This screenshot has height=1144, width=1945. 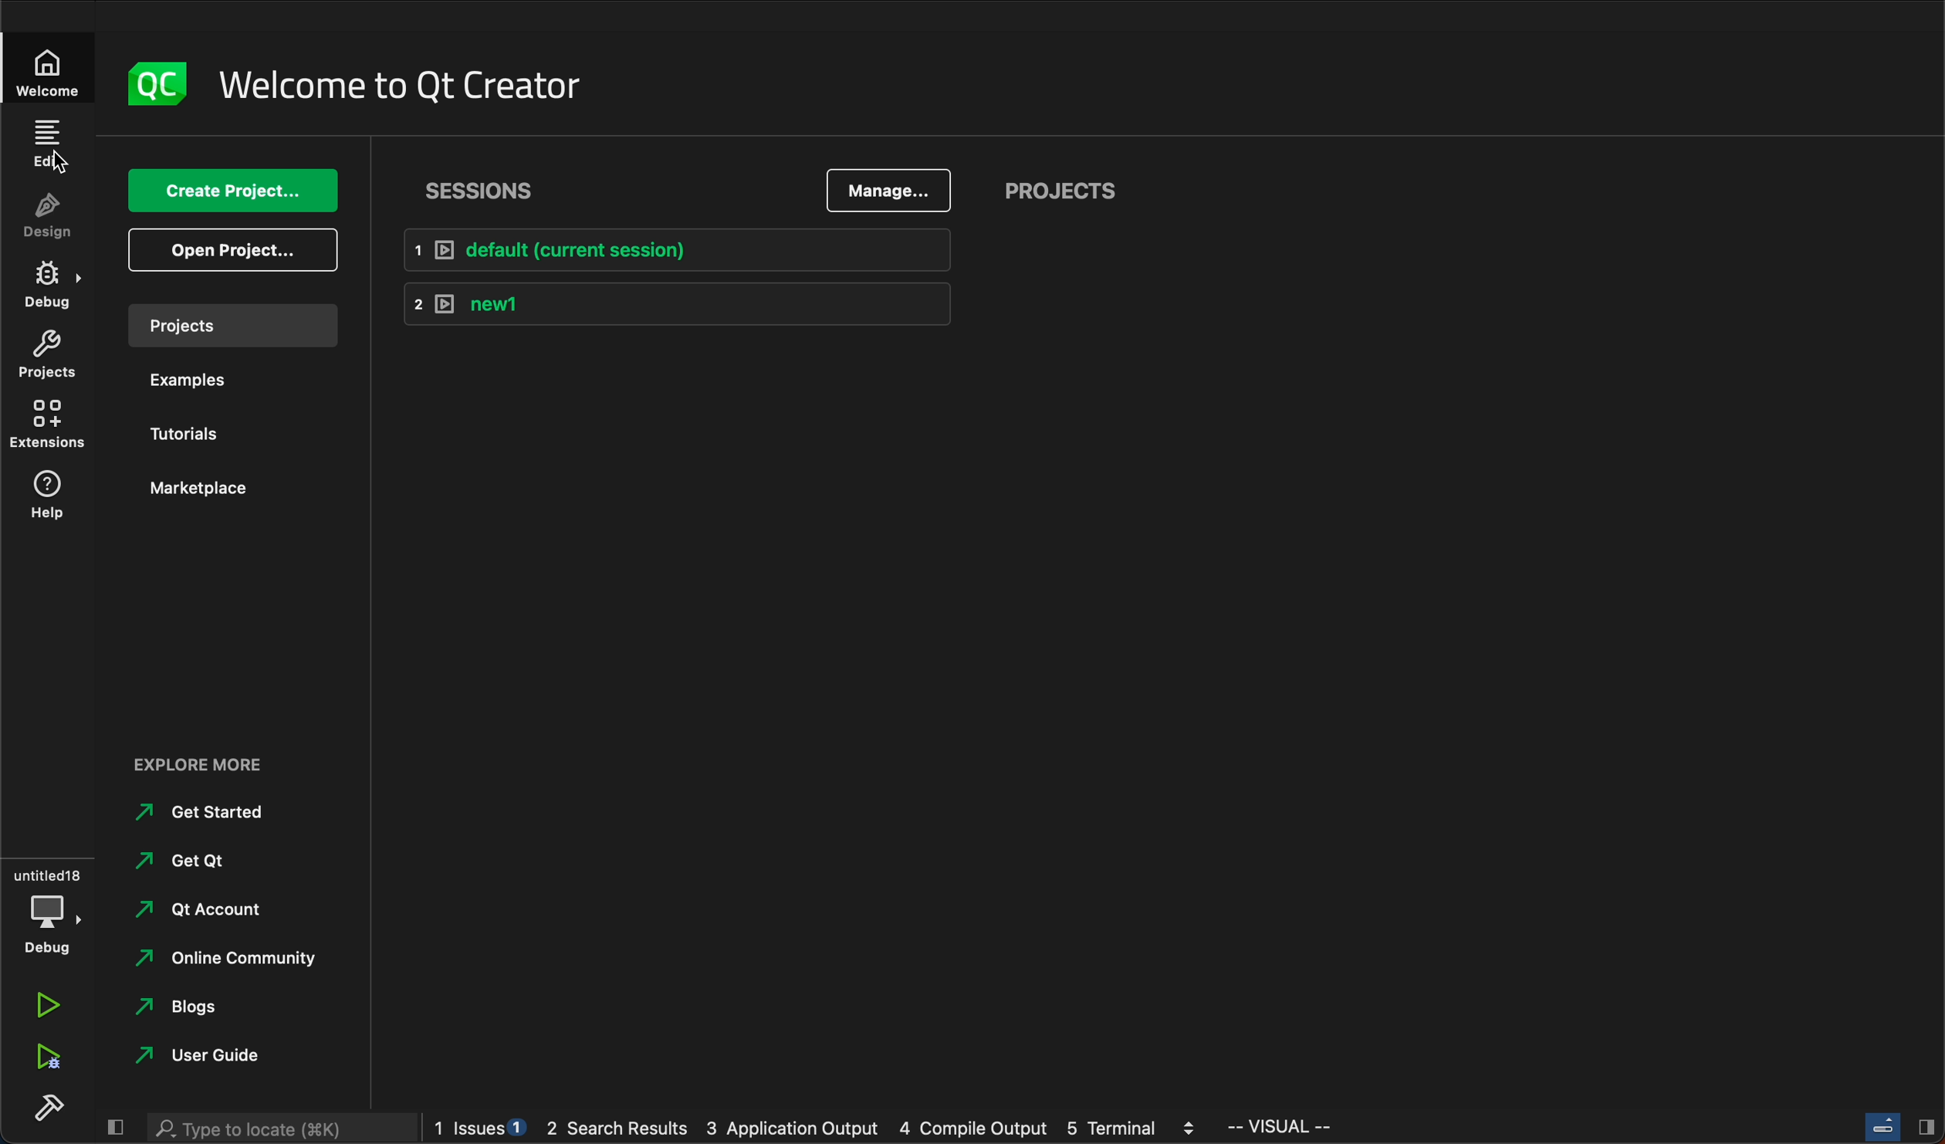 I want to click on welcome, so click(x=52, y=69).